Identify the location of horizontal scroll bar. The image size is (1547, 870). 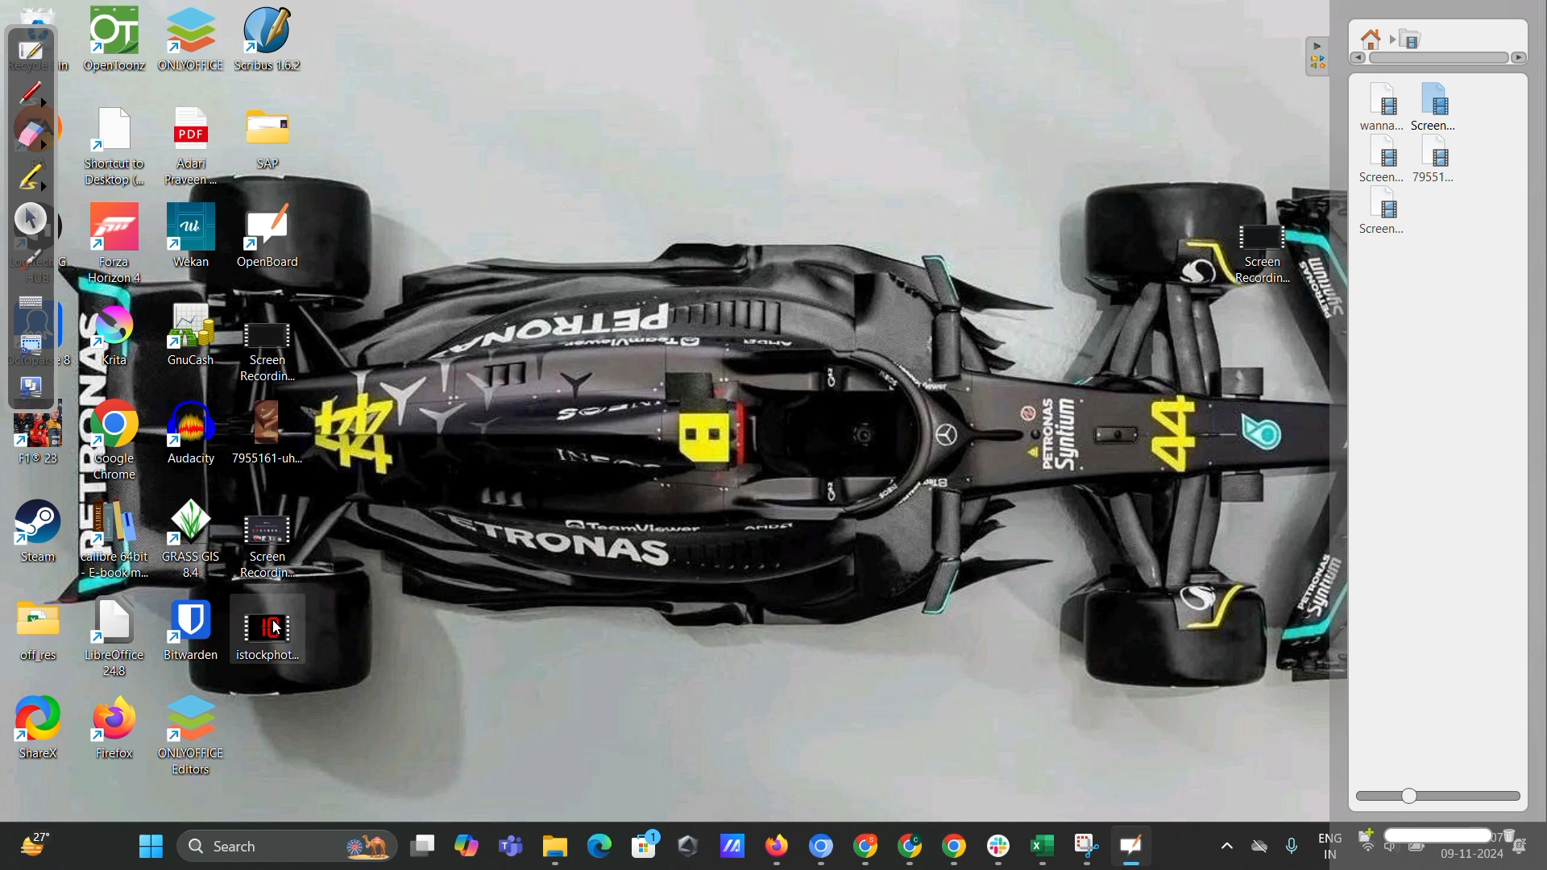
(1439, 60).